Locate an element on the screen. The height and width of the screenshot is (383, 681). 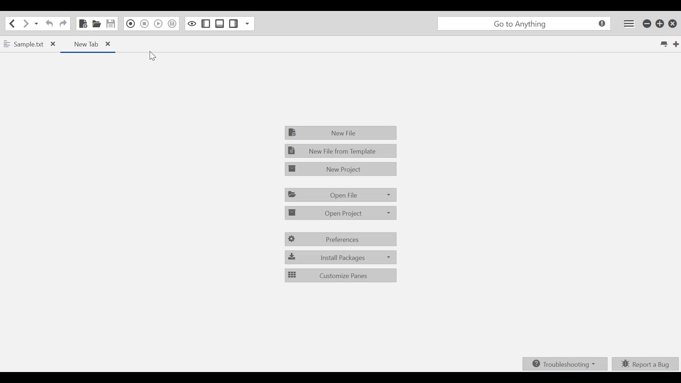
Tab is located at coordinates (30, 44).